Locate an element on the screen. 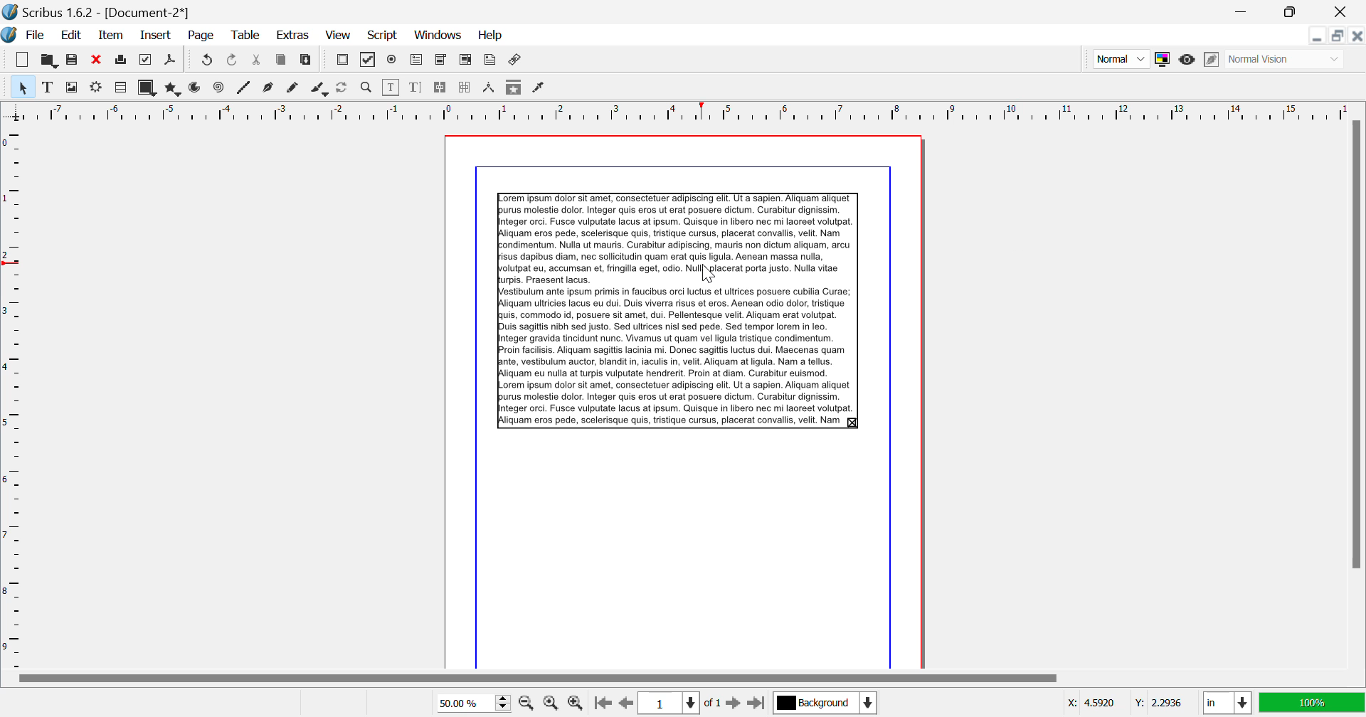 The width and height of the screenshot is (1366, 717). New is located at coordinates (23, 60).